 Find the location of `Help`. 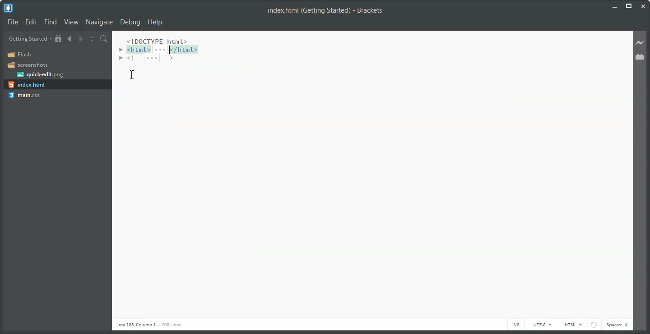

Help is located at coordinates (155, 23).